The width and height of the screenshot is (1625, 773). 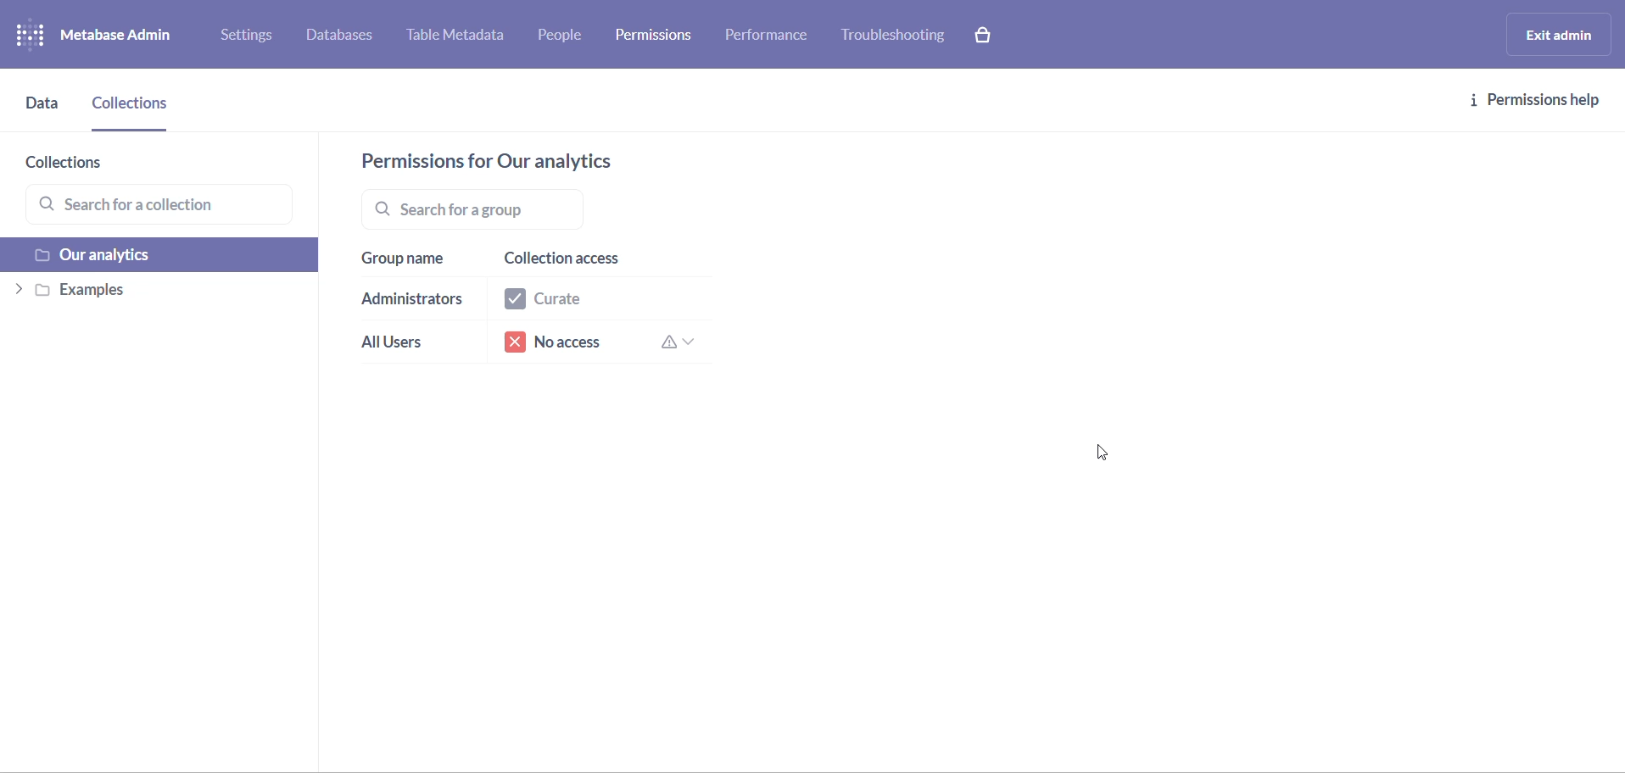 What do you see at coordinates (413, 302) in the screenshot?
I see `administrators group` at bounding box center [413, 302].